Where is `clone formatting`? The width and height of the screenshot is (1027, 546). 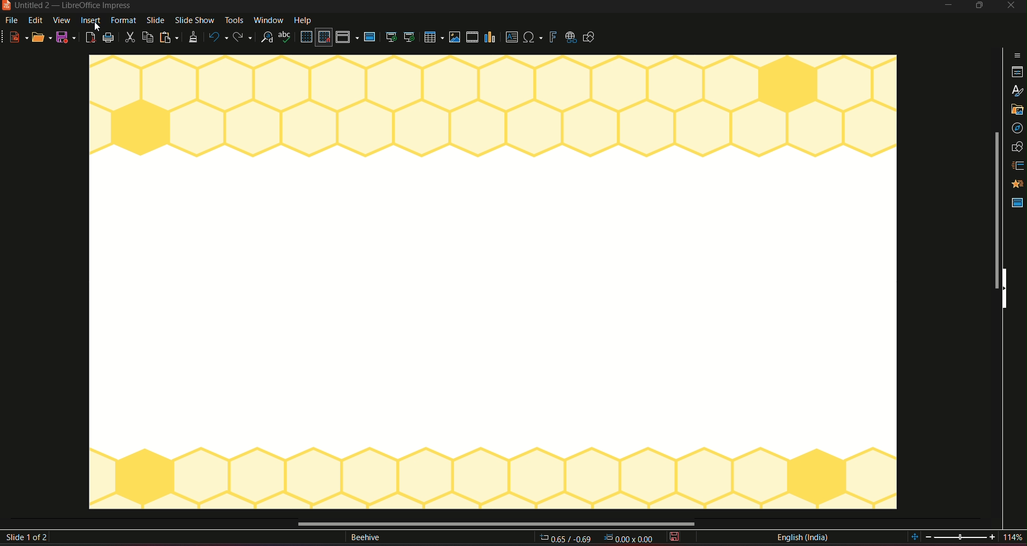 clone formatting is located at coordinates (192, 37).